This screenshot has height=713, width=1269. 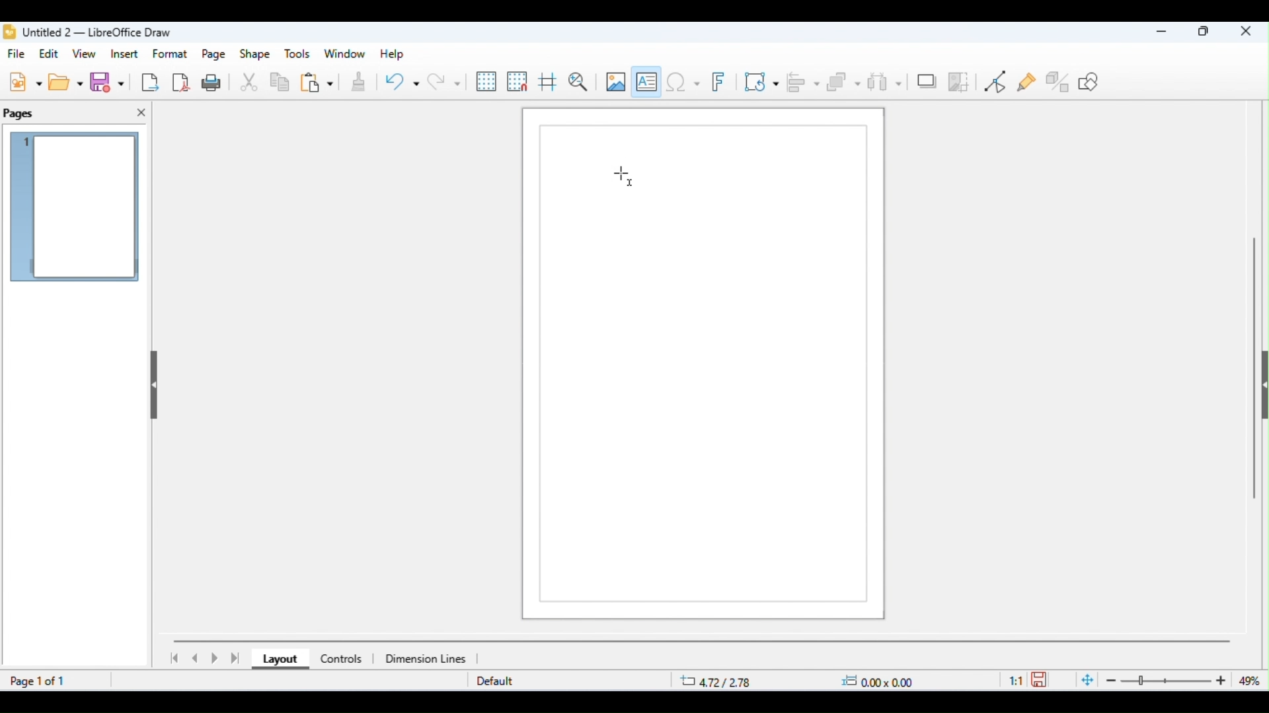 What do you see at coordinates (428, 658) in the screenshot?
I see `dimensions line` at bounding box center [428, 658].